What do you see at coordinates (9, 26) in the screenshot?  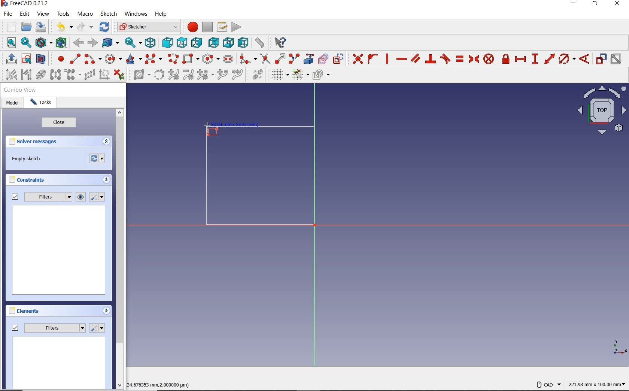 I see `new` at bounding box center [9, 26].